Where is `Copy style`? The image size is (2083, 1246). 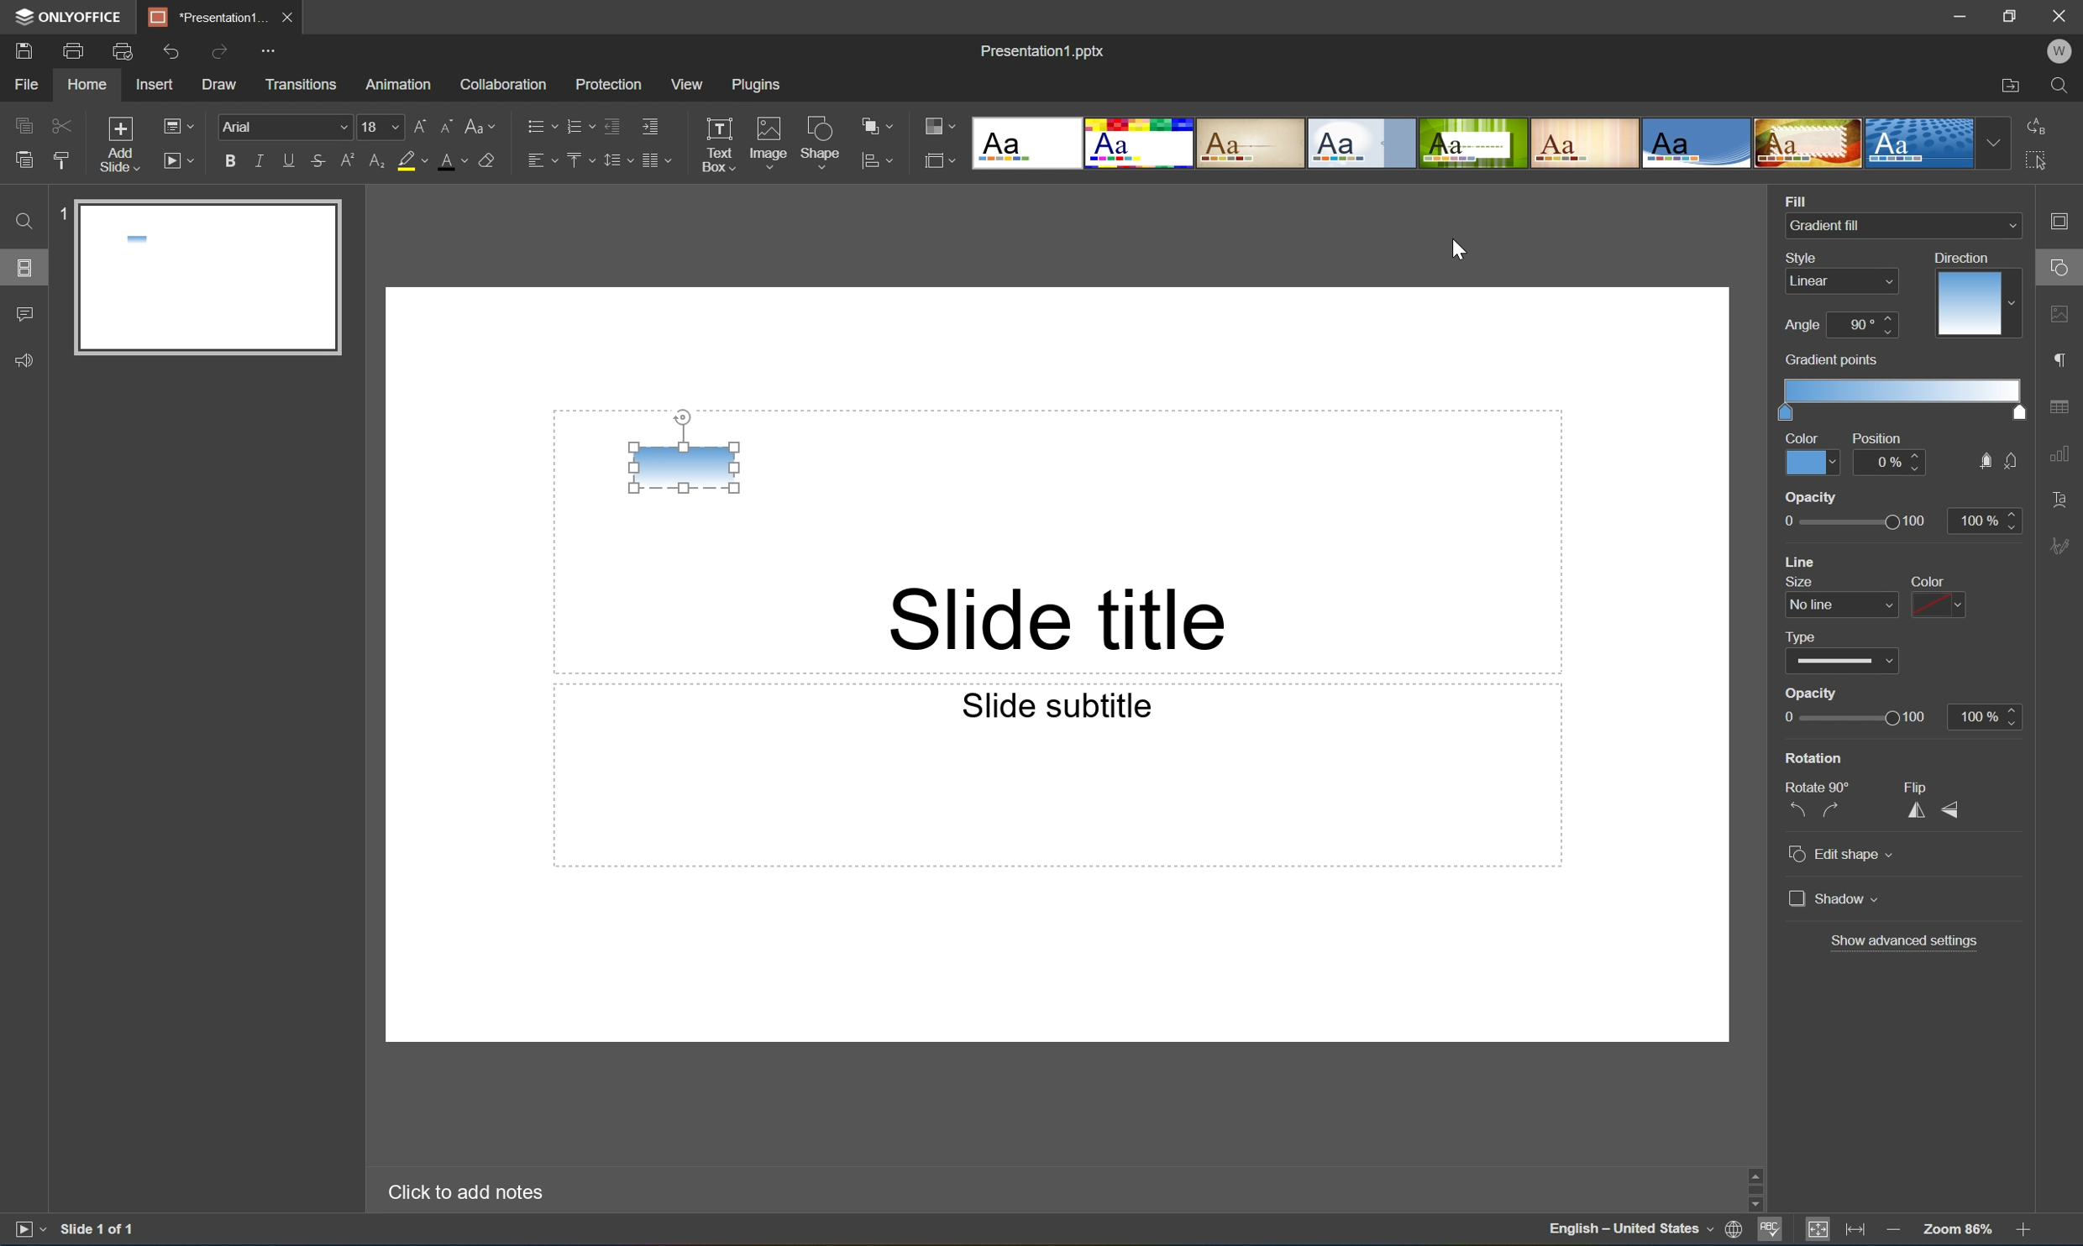 Copy style is located at coordinates (61, 160).